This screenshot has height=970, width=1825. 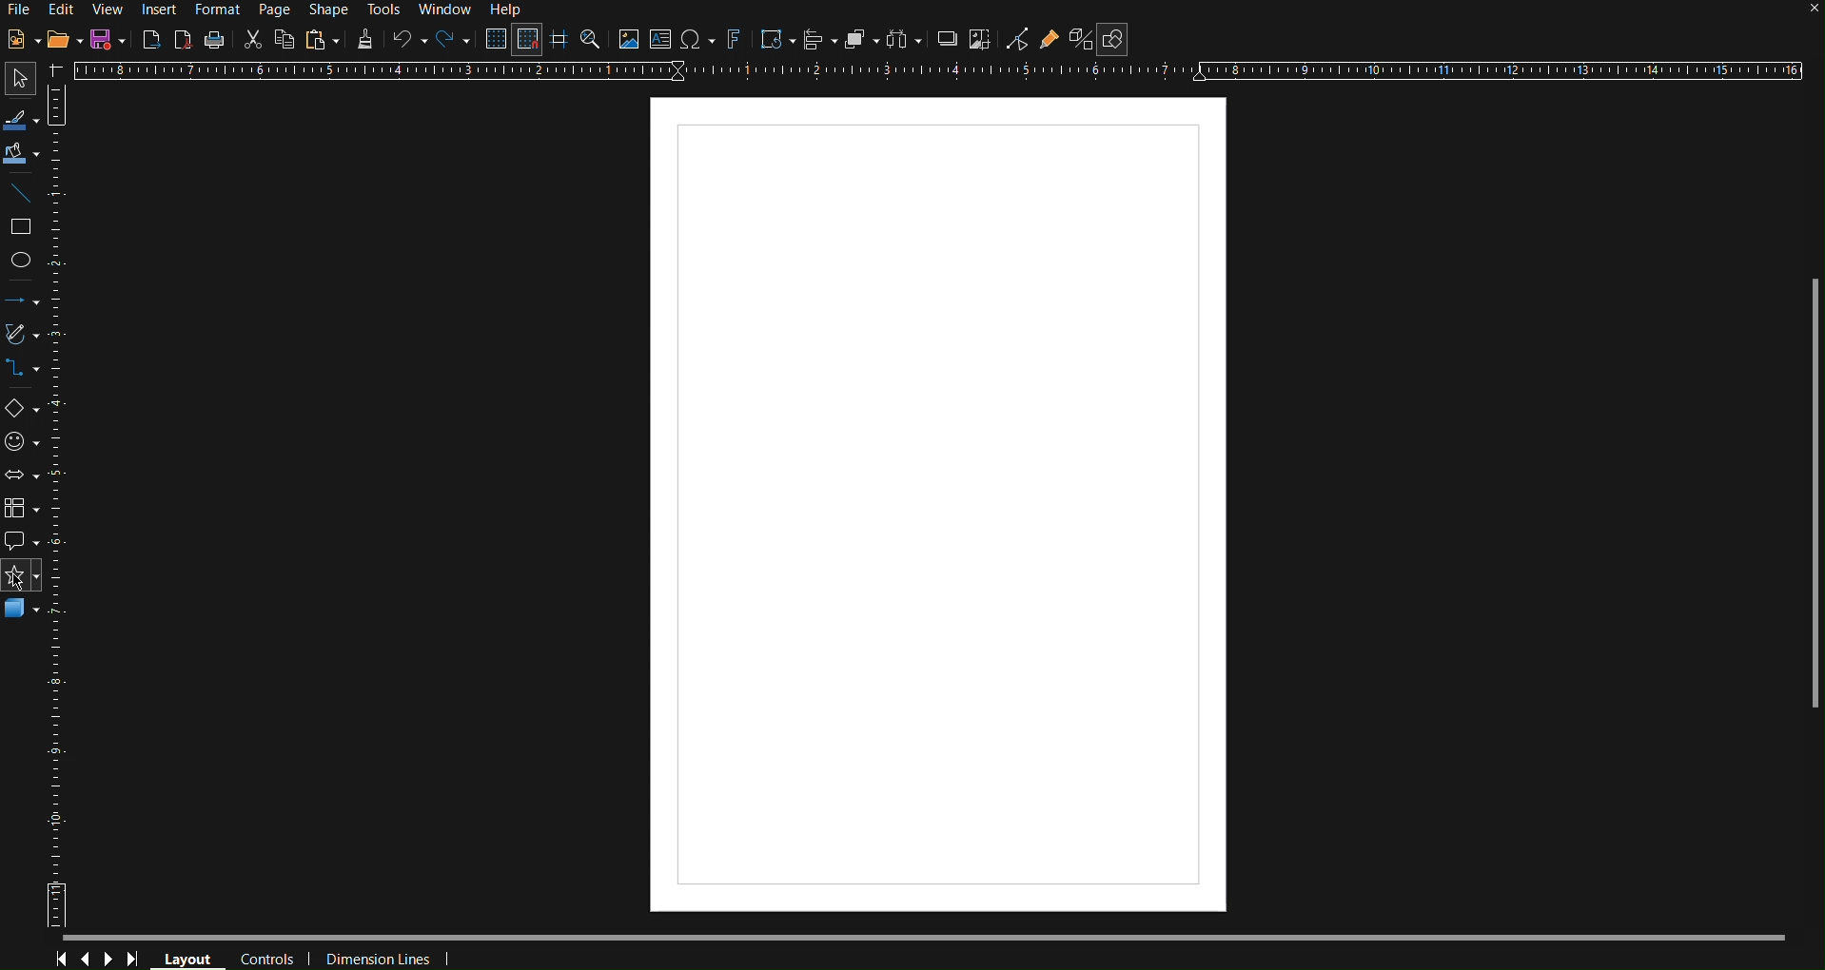 What do you see at coordinates (560, 41) in the screenshot?
I see `Guidelines while moving` at bounding box center [560, 41].